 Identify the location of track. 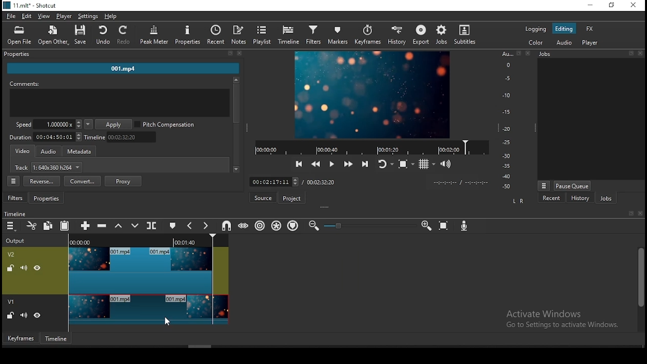
(49, 168).